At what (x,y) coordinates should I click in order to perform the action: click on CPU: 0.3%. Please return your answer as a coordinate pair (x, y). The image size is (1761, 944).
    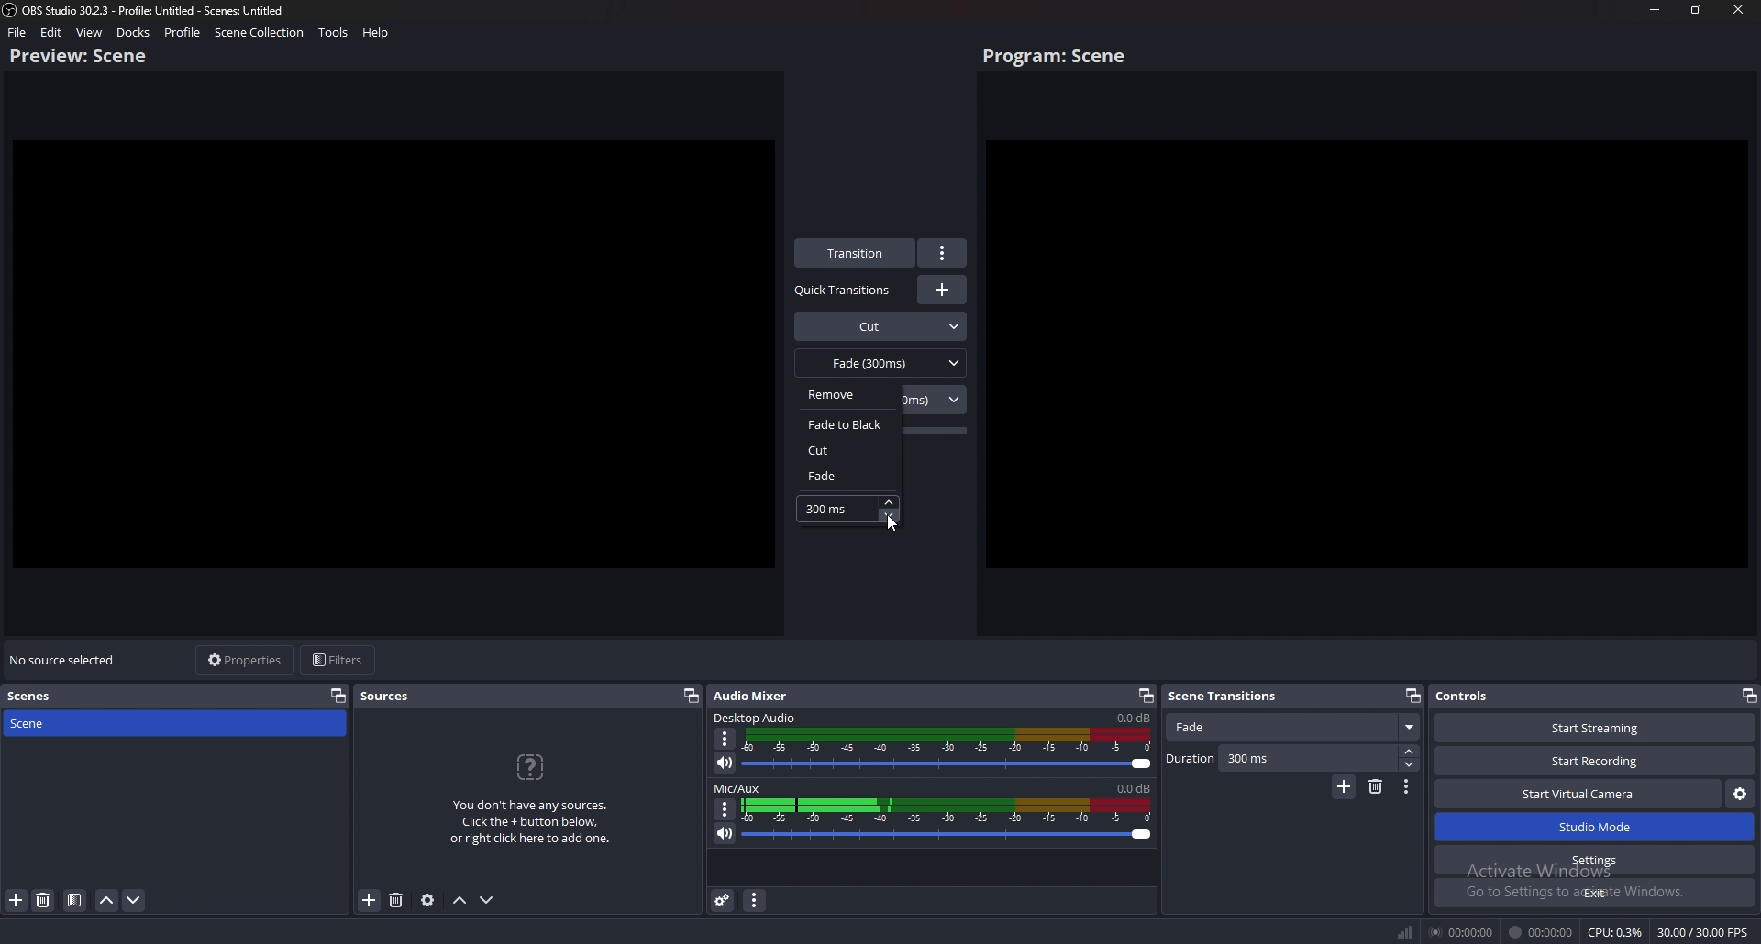
    Looking at the image, I should click on (1616, 932).